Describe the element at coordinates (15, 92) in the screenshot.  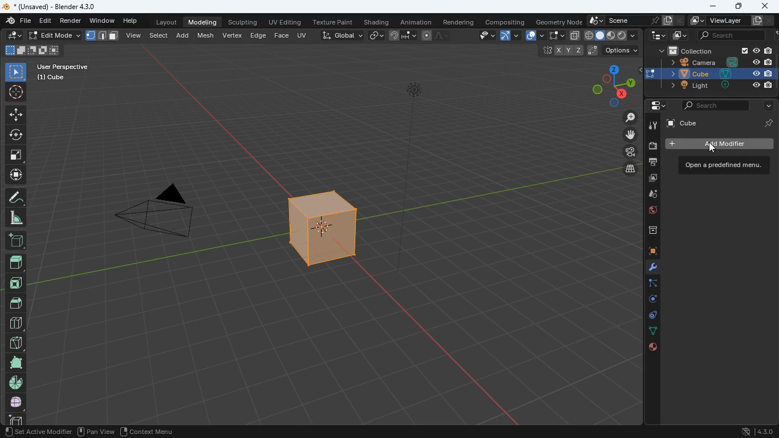
I see `aim` at that location.